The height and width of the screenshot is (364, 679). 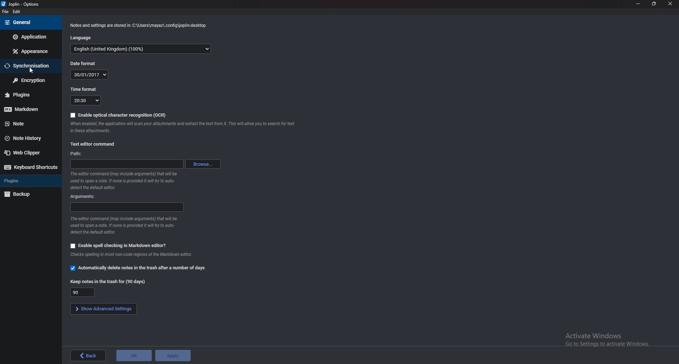 I want to click on Activate Windows, so click(x=603, y=339).